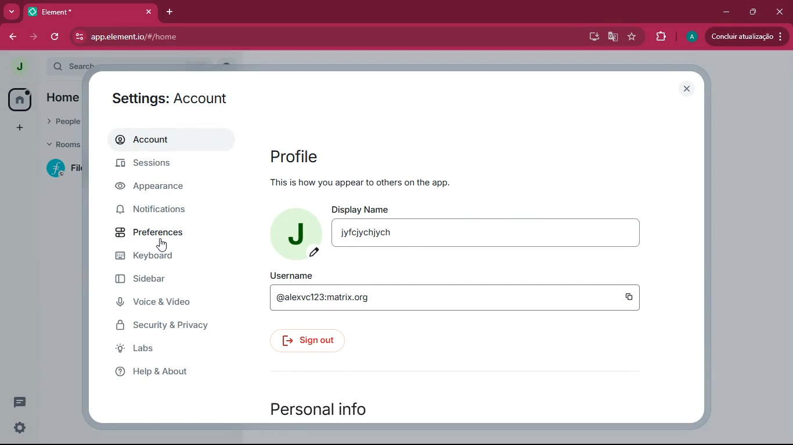 The height and width of the screenshot is (445, 793). What do you see at coordinates (164, 348) in the screenshot?
I see `Labs` at bounding box center [164, 348].